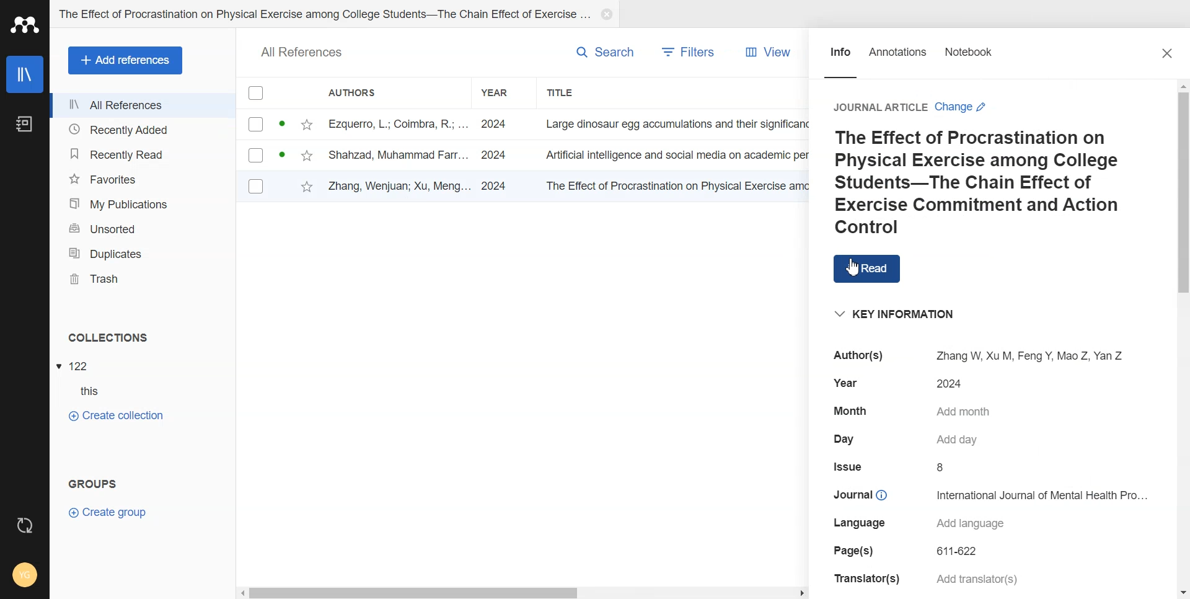 The height and width of the screenshot is (599, 1190). What do you see at coordinates (75, 365) in the screenshot?
I see `File` at bounding box center [75, 365].